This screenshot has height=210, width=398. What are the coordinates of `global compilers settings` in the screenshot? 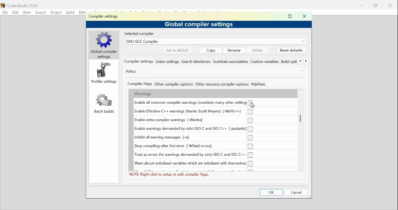 It's located at (104, 45).